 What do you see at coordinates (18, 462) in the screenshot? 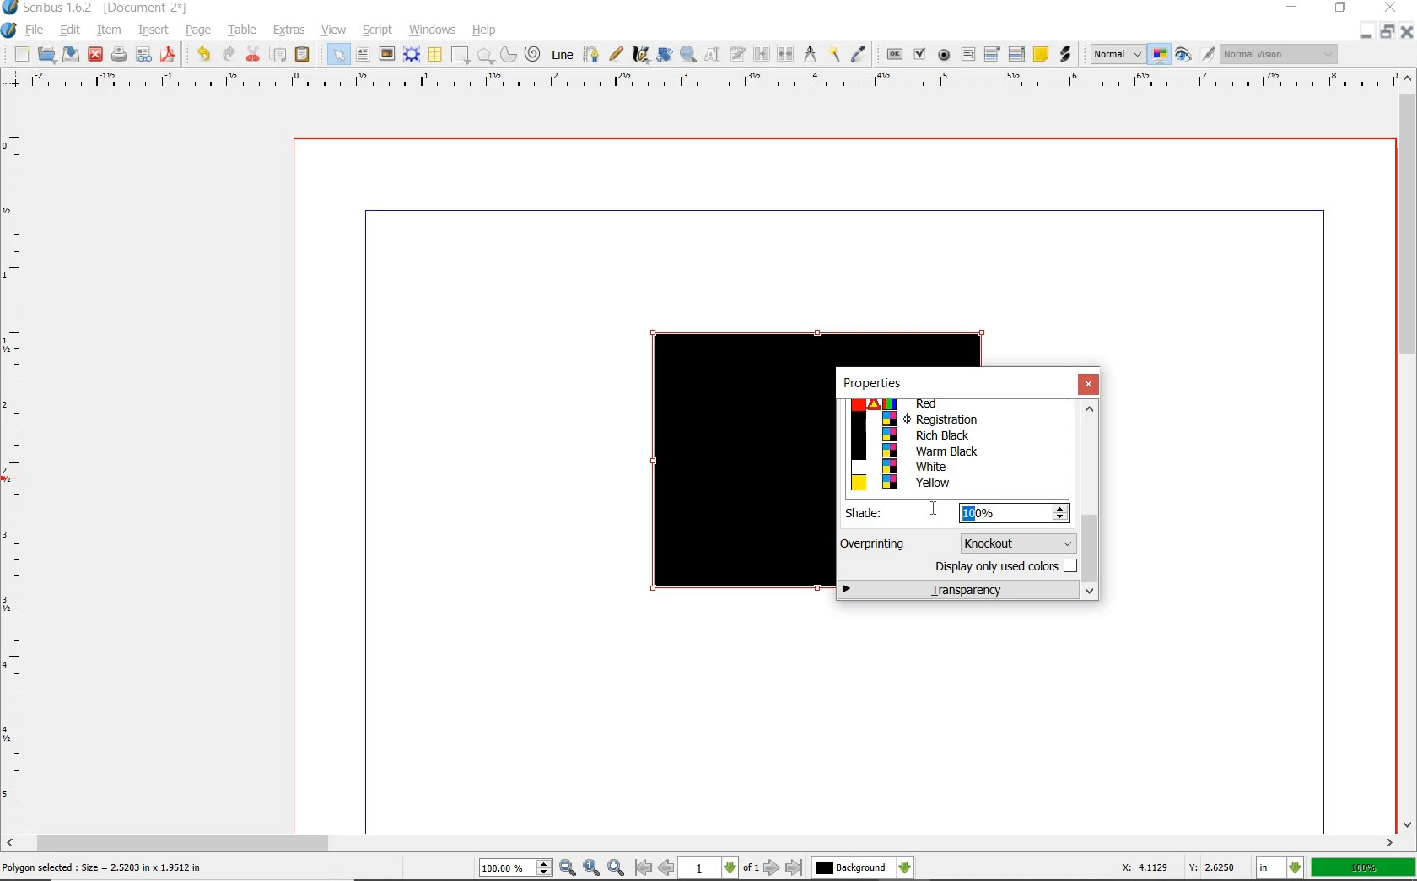
I see `ruler` at bounding box center [18, 462].